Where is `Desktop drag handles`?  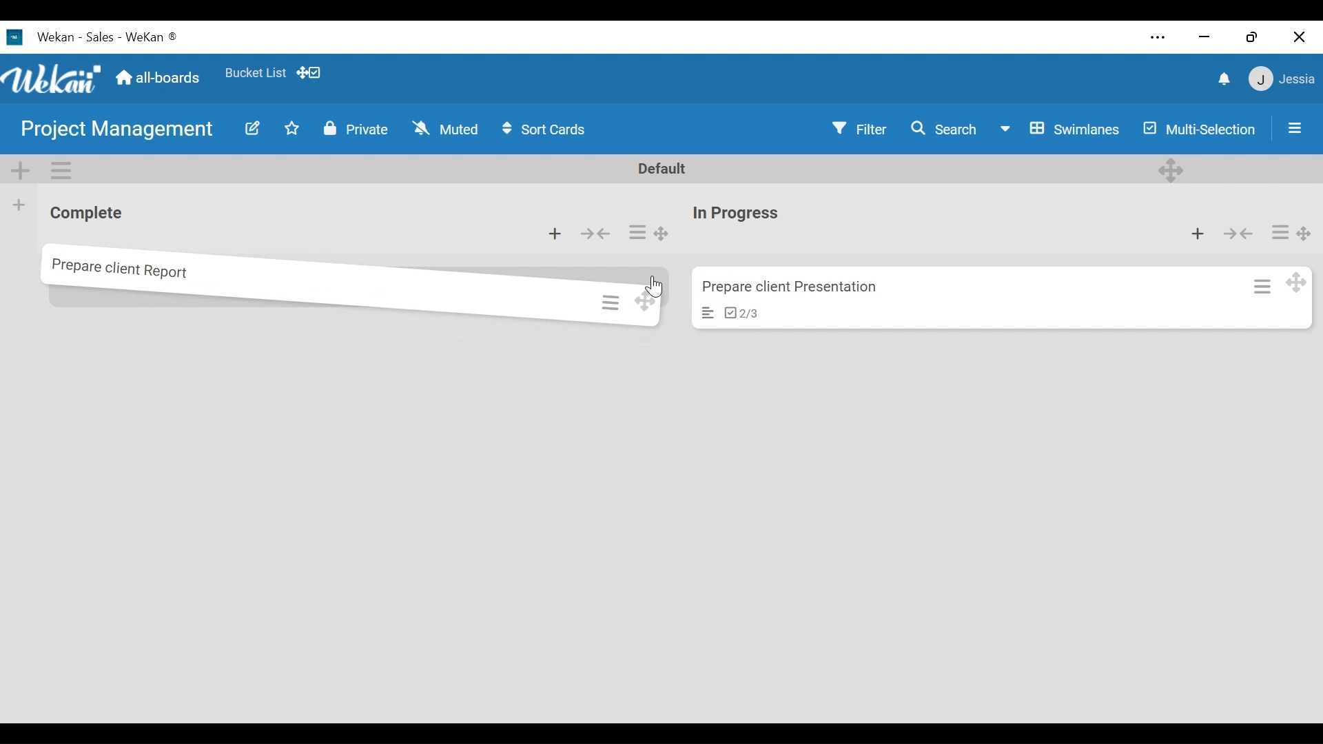
Desktop drag handles is located at coordinates (662, 234).